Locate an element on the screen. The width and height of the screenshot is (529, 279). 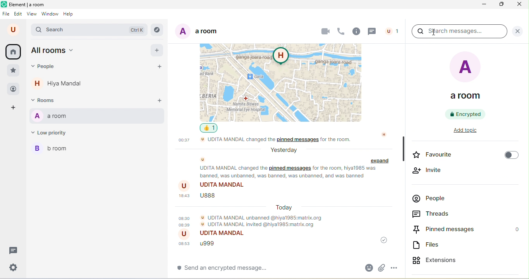
hiya mandal is located at coordinates (61, 85).